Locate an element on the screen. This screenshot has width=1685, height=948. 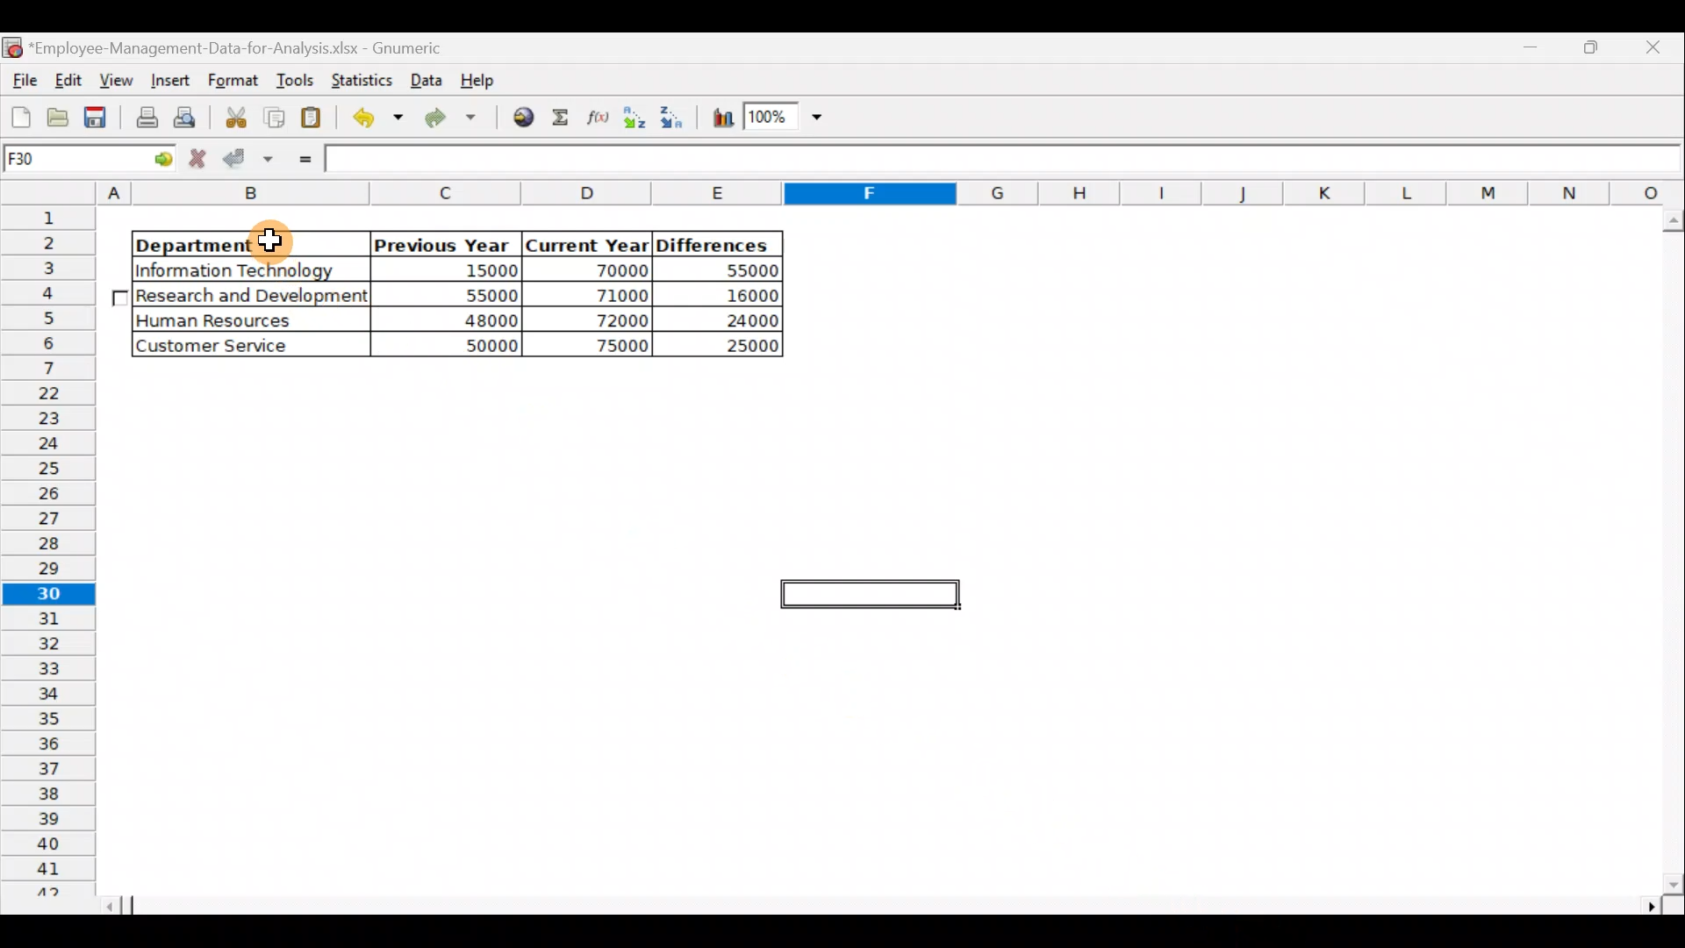
Previous Year is located at coordinates (442, 241).